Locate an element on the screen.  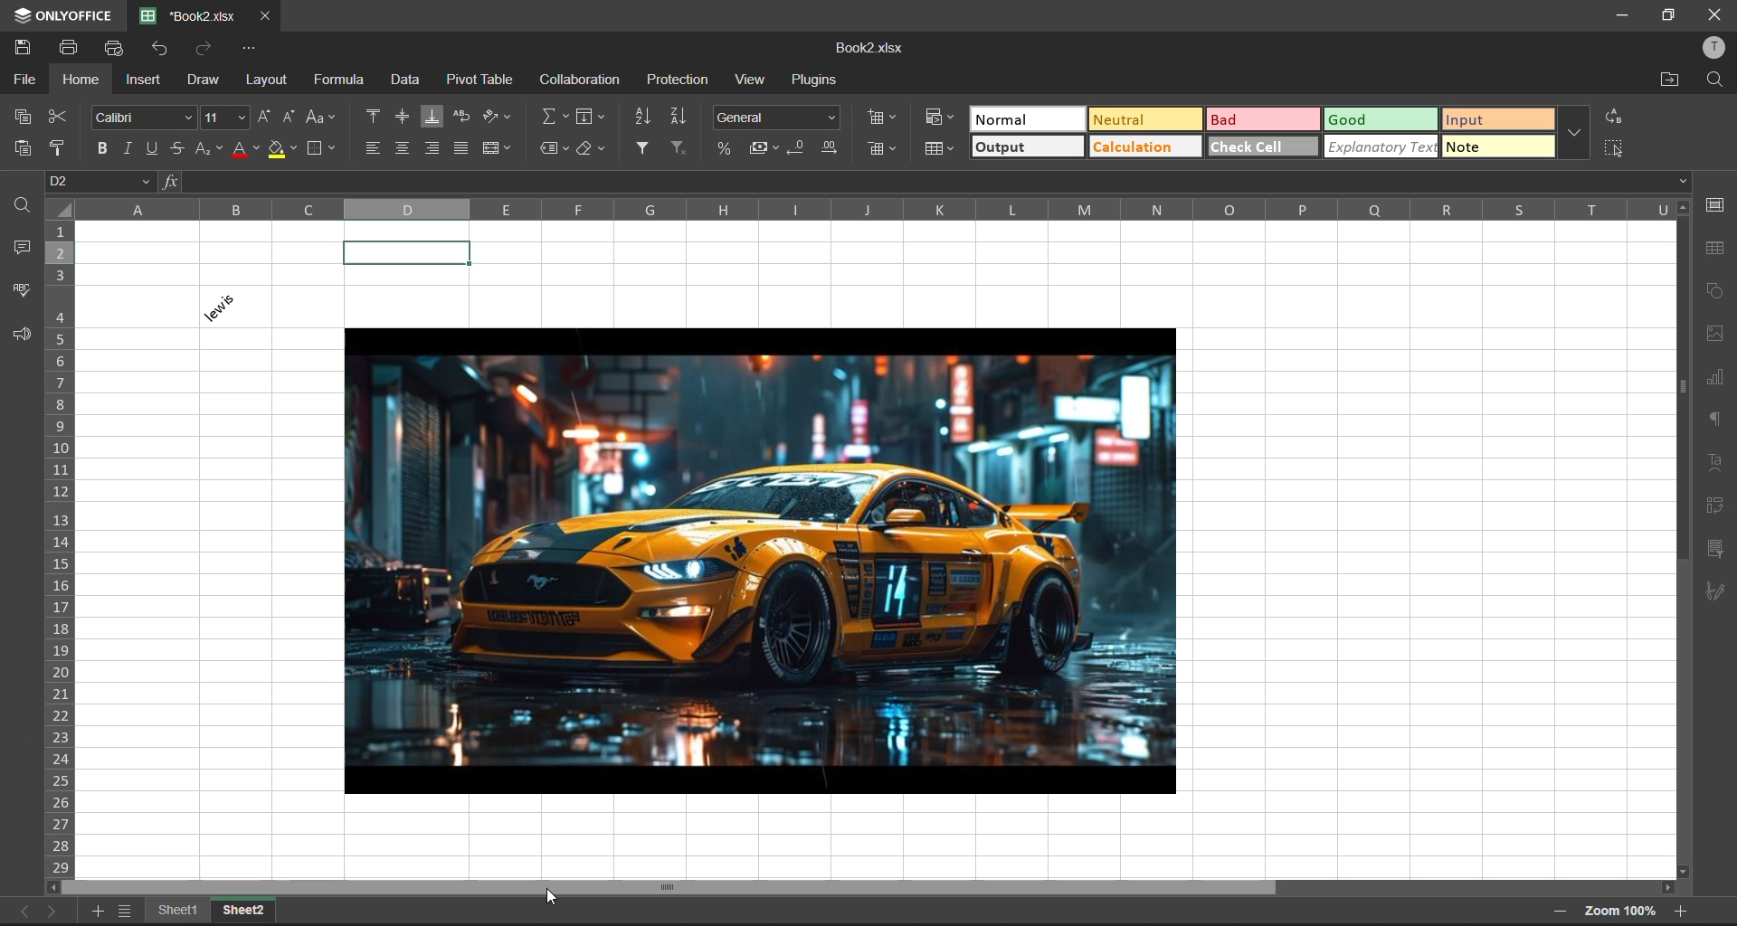
find is located at coordinates (1716, 79).